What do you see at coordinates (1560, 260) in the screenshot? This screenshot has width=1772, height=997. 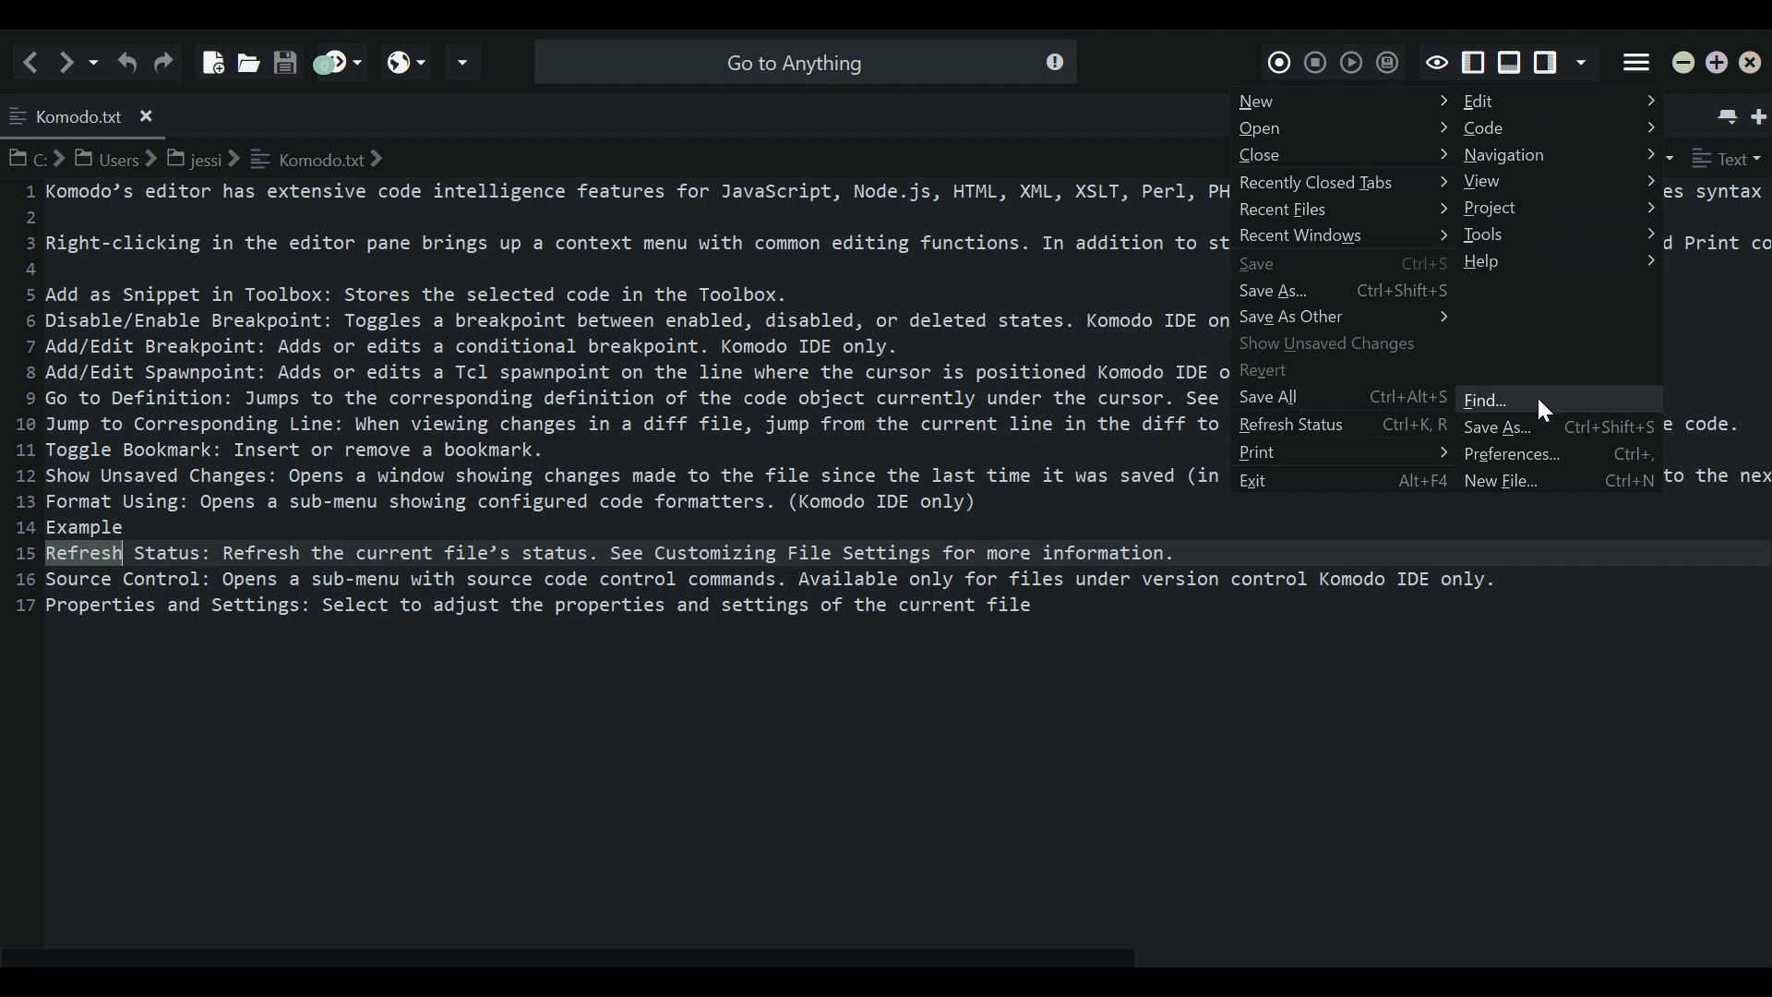 I see `Help` at bounding box center [1560, 260].